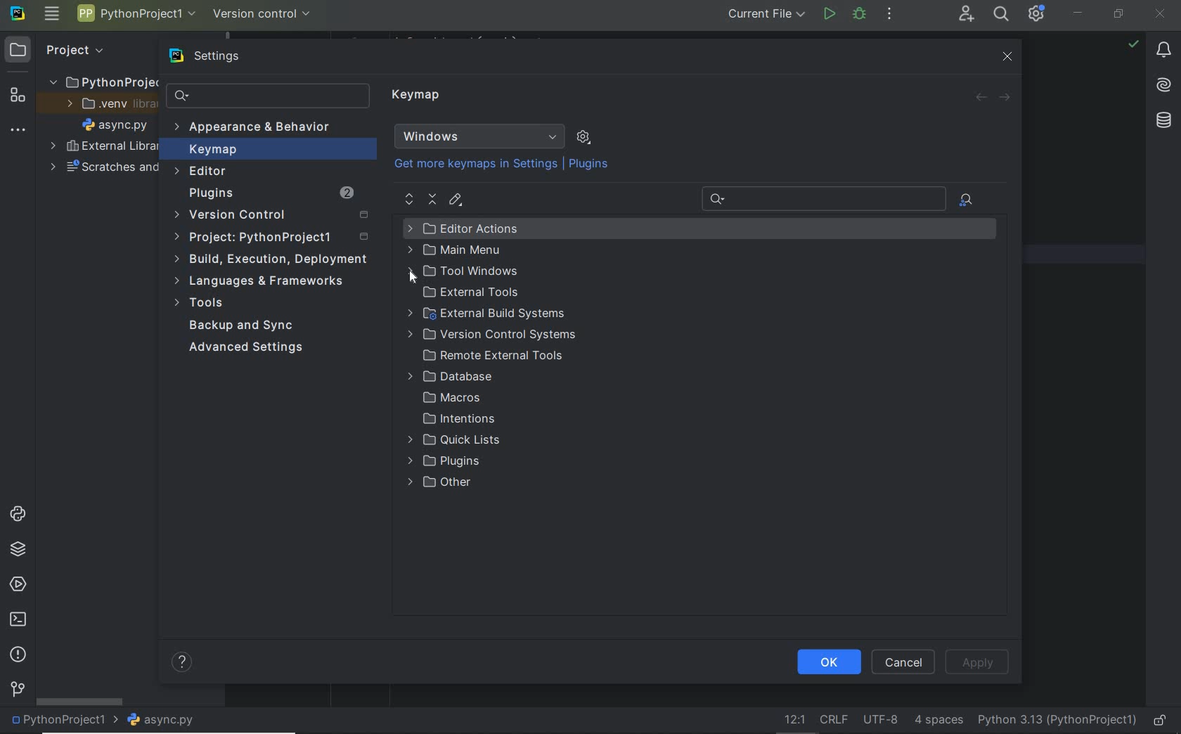  I want to click on external tools, so click(475, 293).